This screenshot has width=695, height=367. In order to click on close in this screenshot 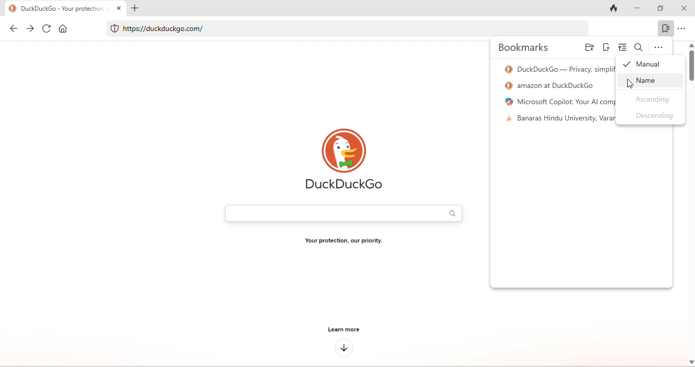, I will do `click(685, 9)`.